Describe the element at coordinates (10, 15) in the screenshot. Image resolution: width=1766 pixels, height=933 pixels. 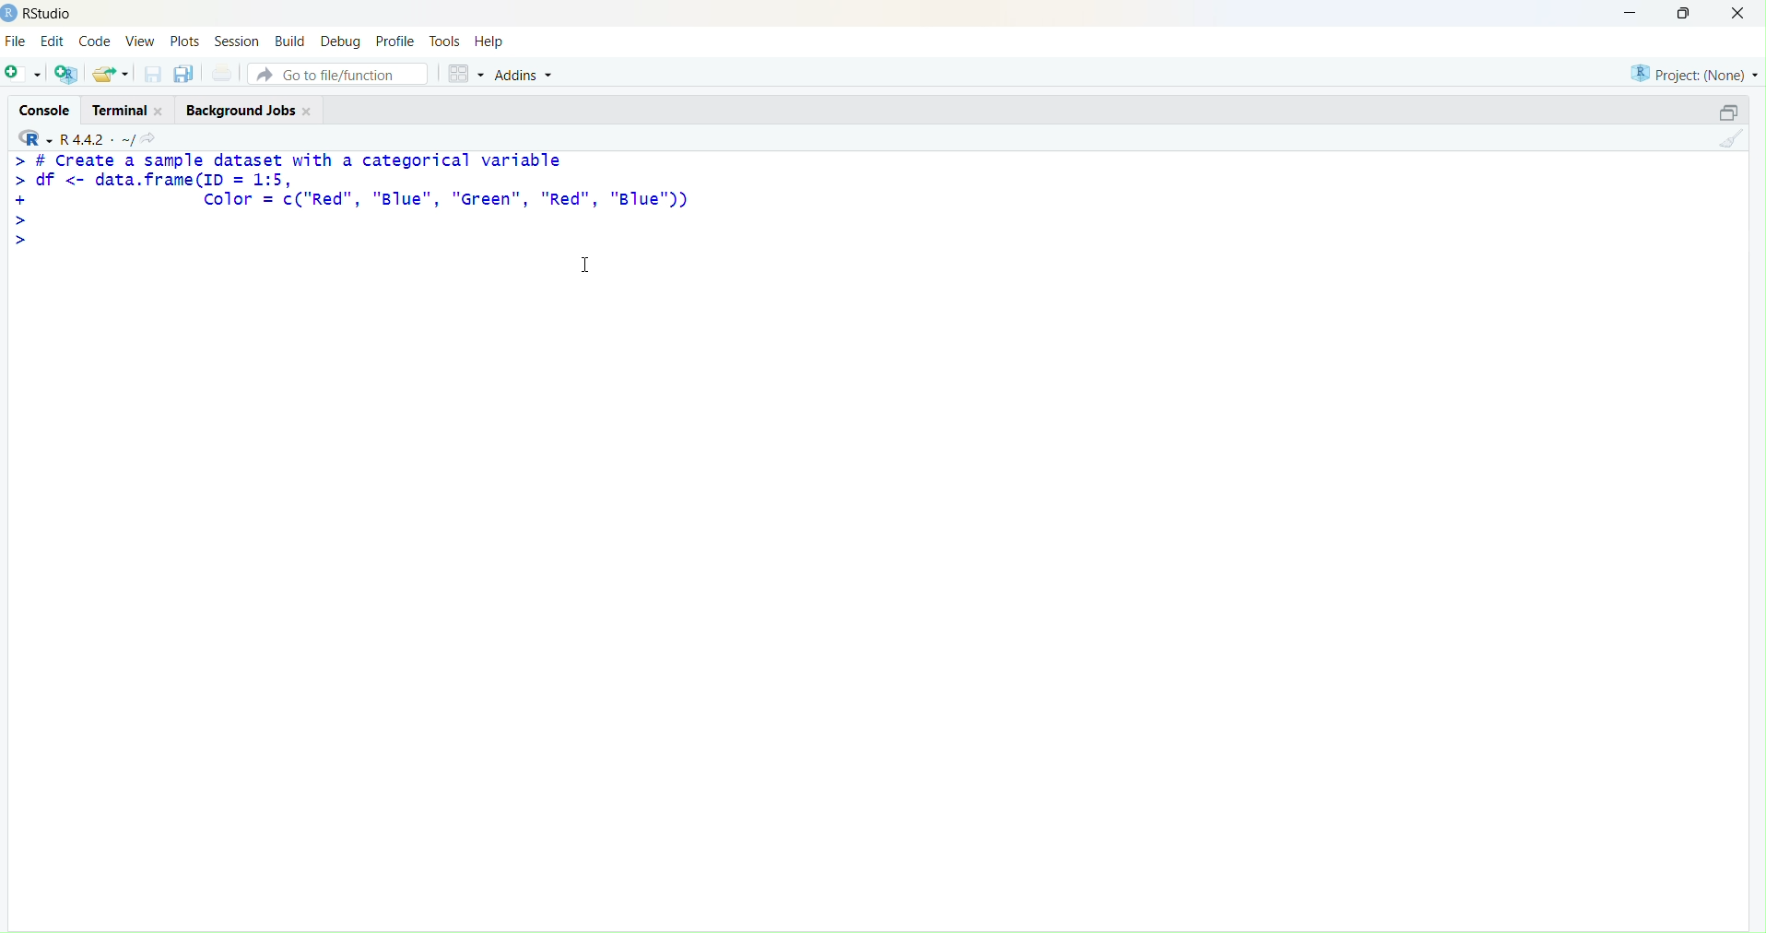
I see `logo` at that location.